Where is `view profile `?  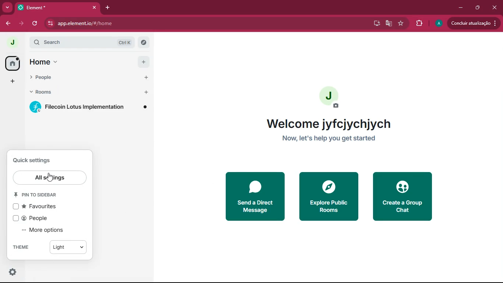
view profile  is located at coordinates (10, 42).